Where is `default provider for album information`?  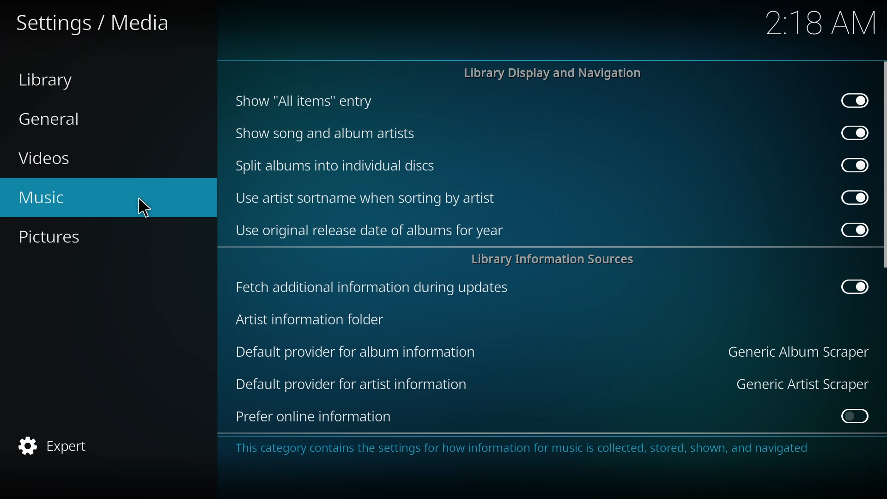
default provider for album information is located at coordinates (355, 351).